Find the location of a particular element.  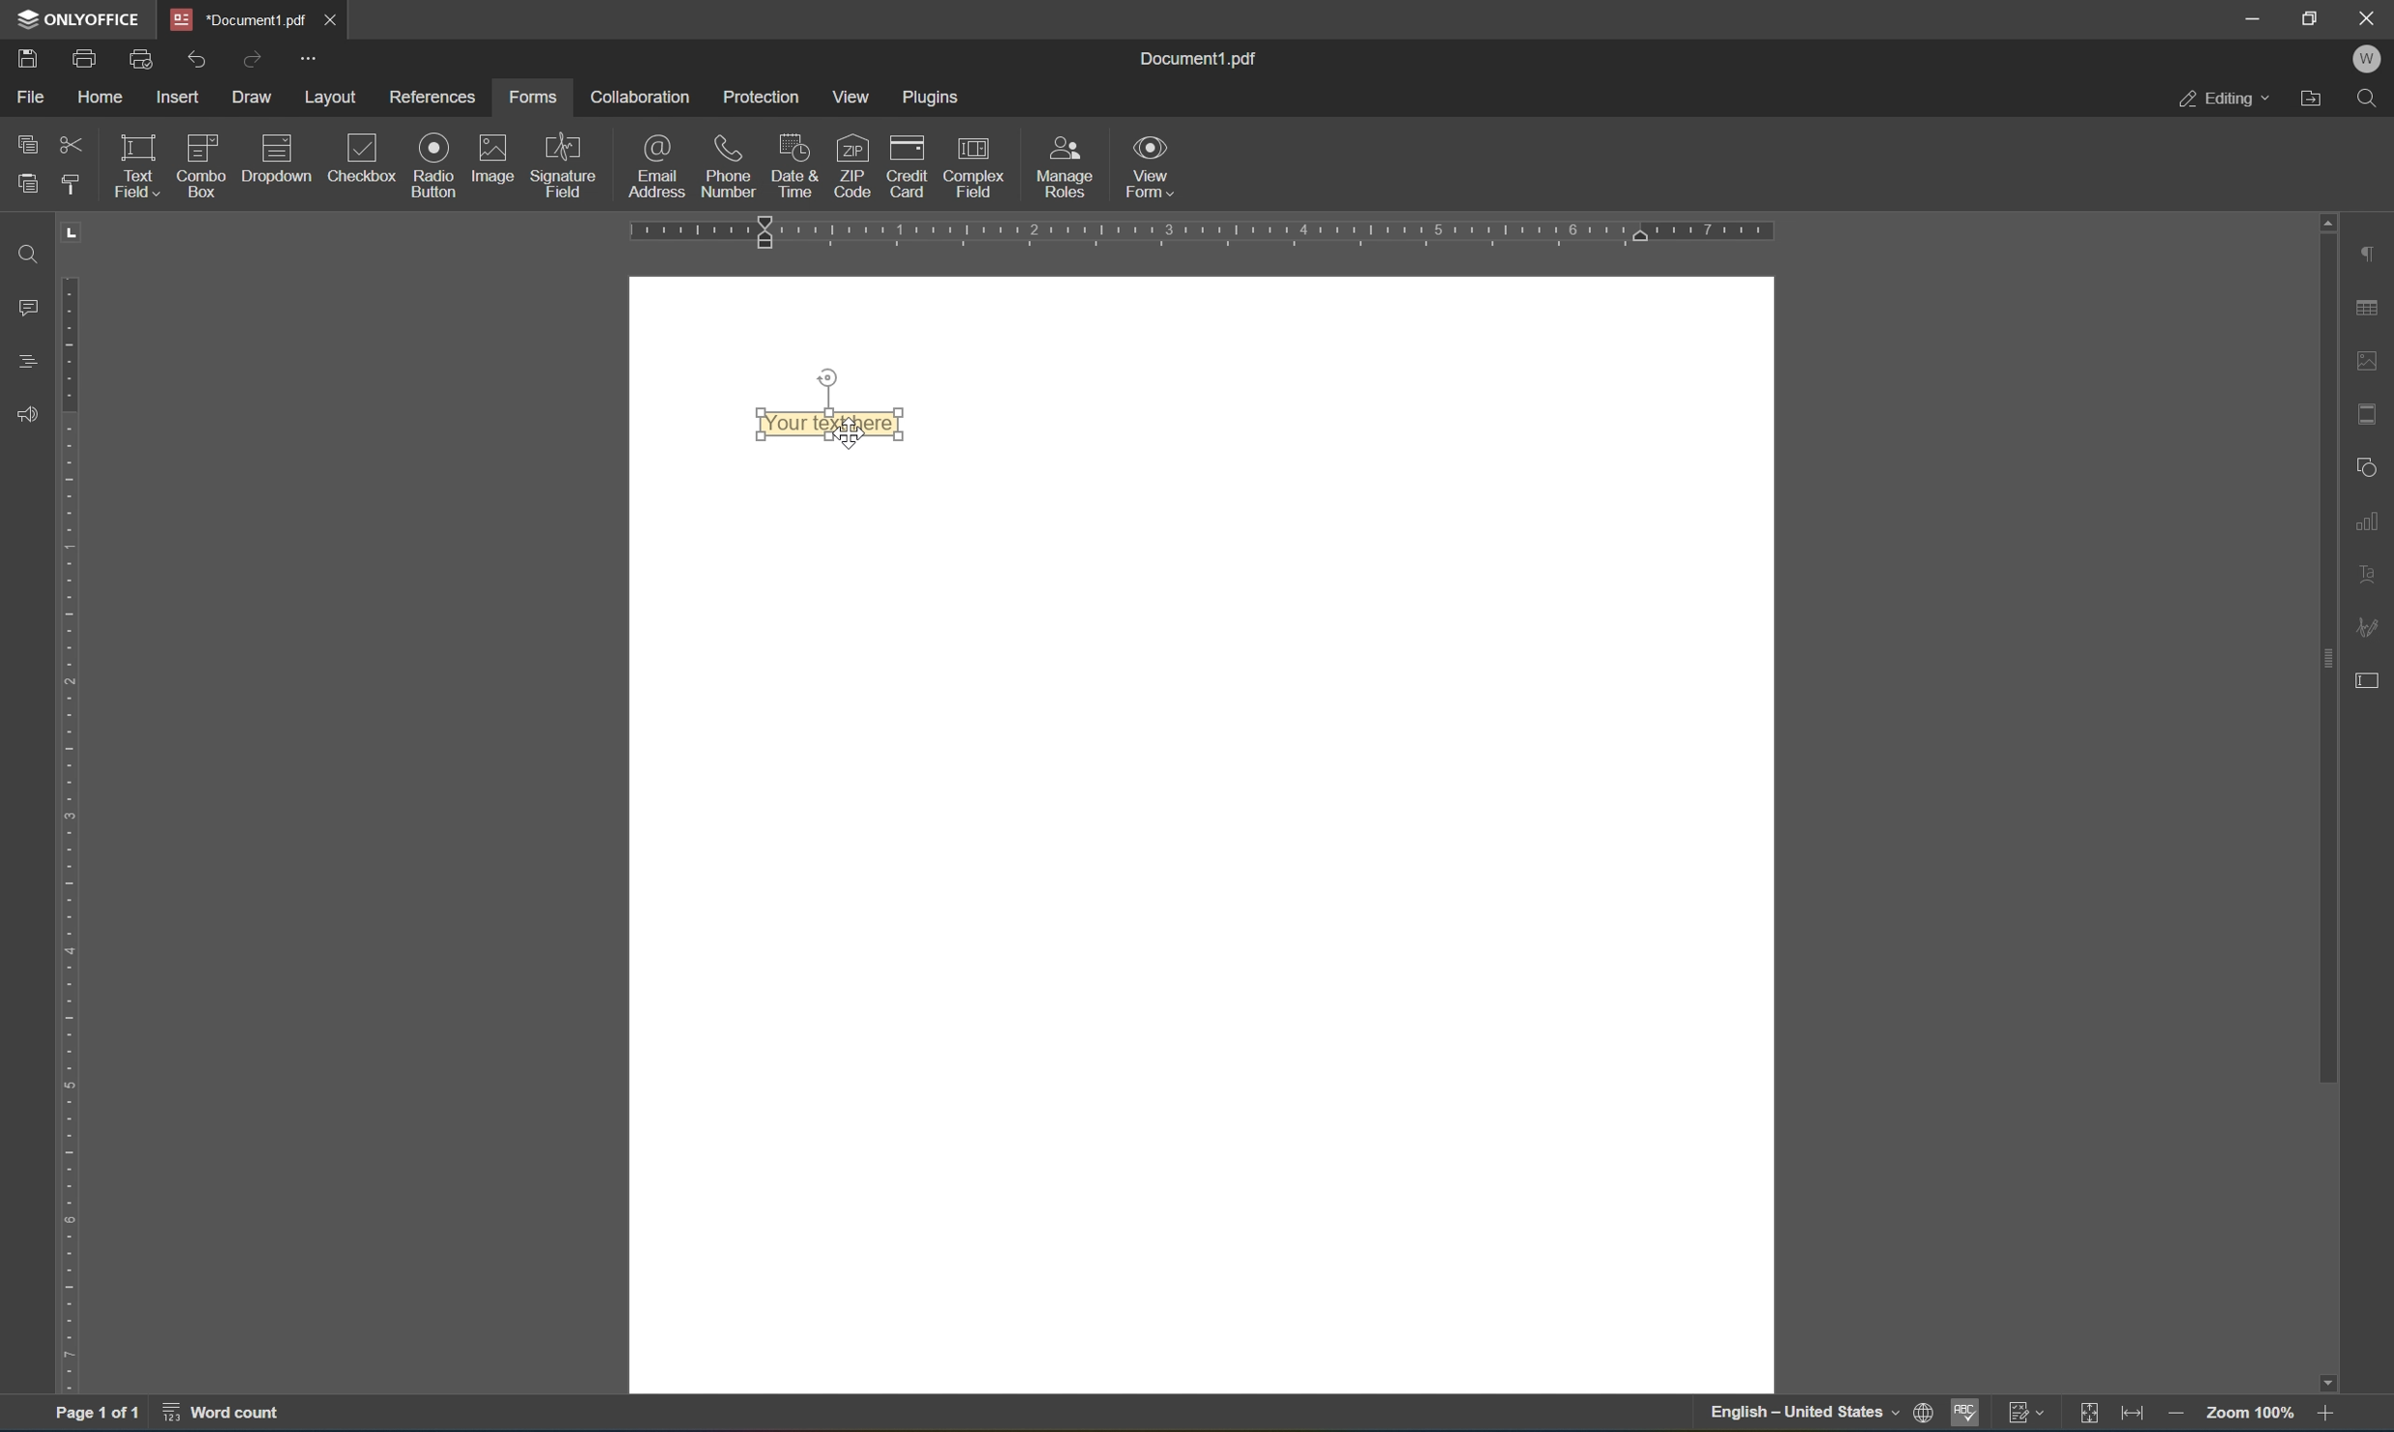

date & time is located at coordinates (794, 164).